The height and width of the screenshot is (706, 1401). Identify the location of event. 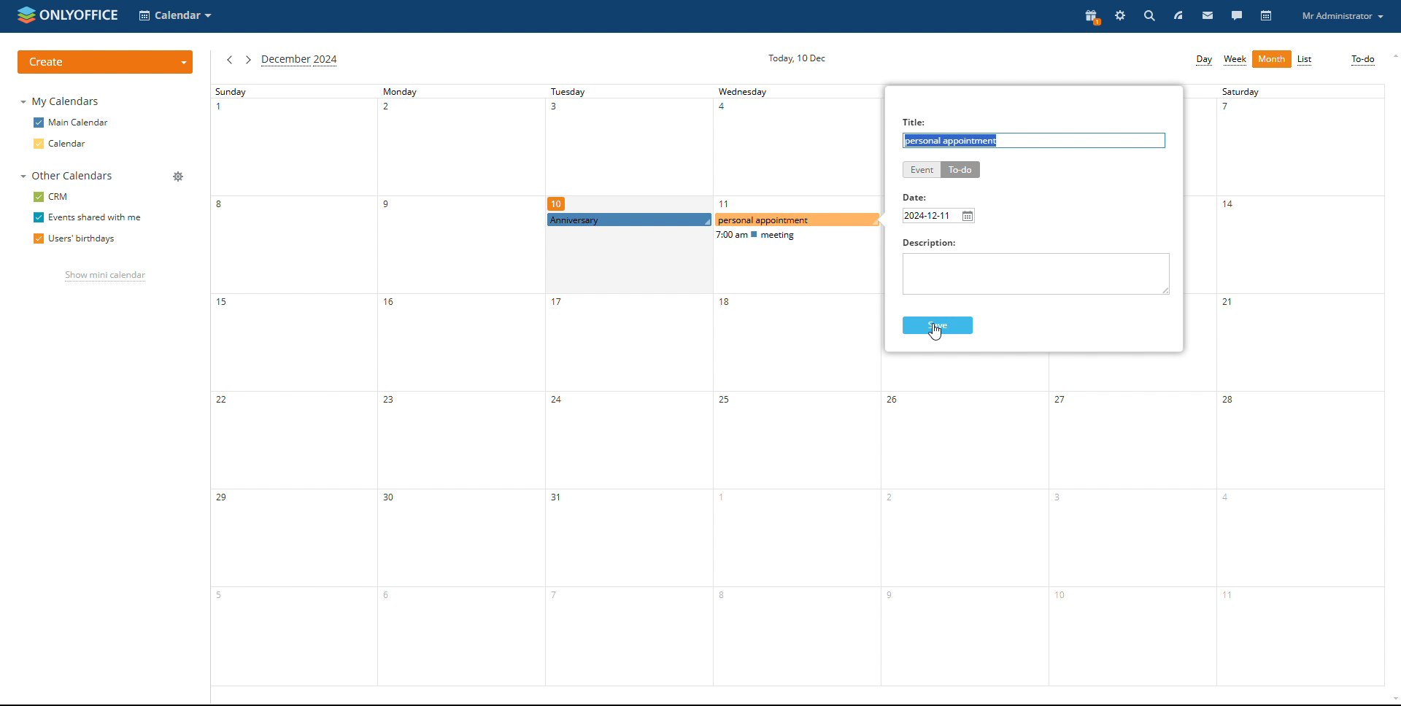
(922, 170).